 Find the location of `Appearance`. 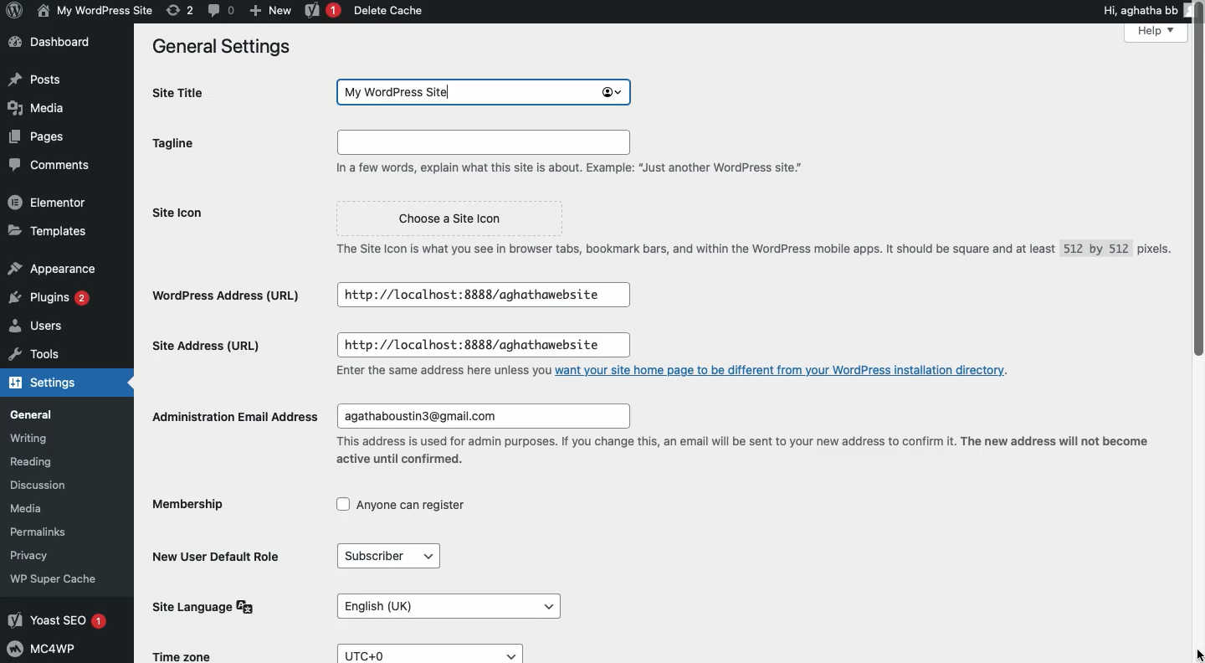

Appearance is located at coordinates (56, 266).